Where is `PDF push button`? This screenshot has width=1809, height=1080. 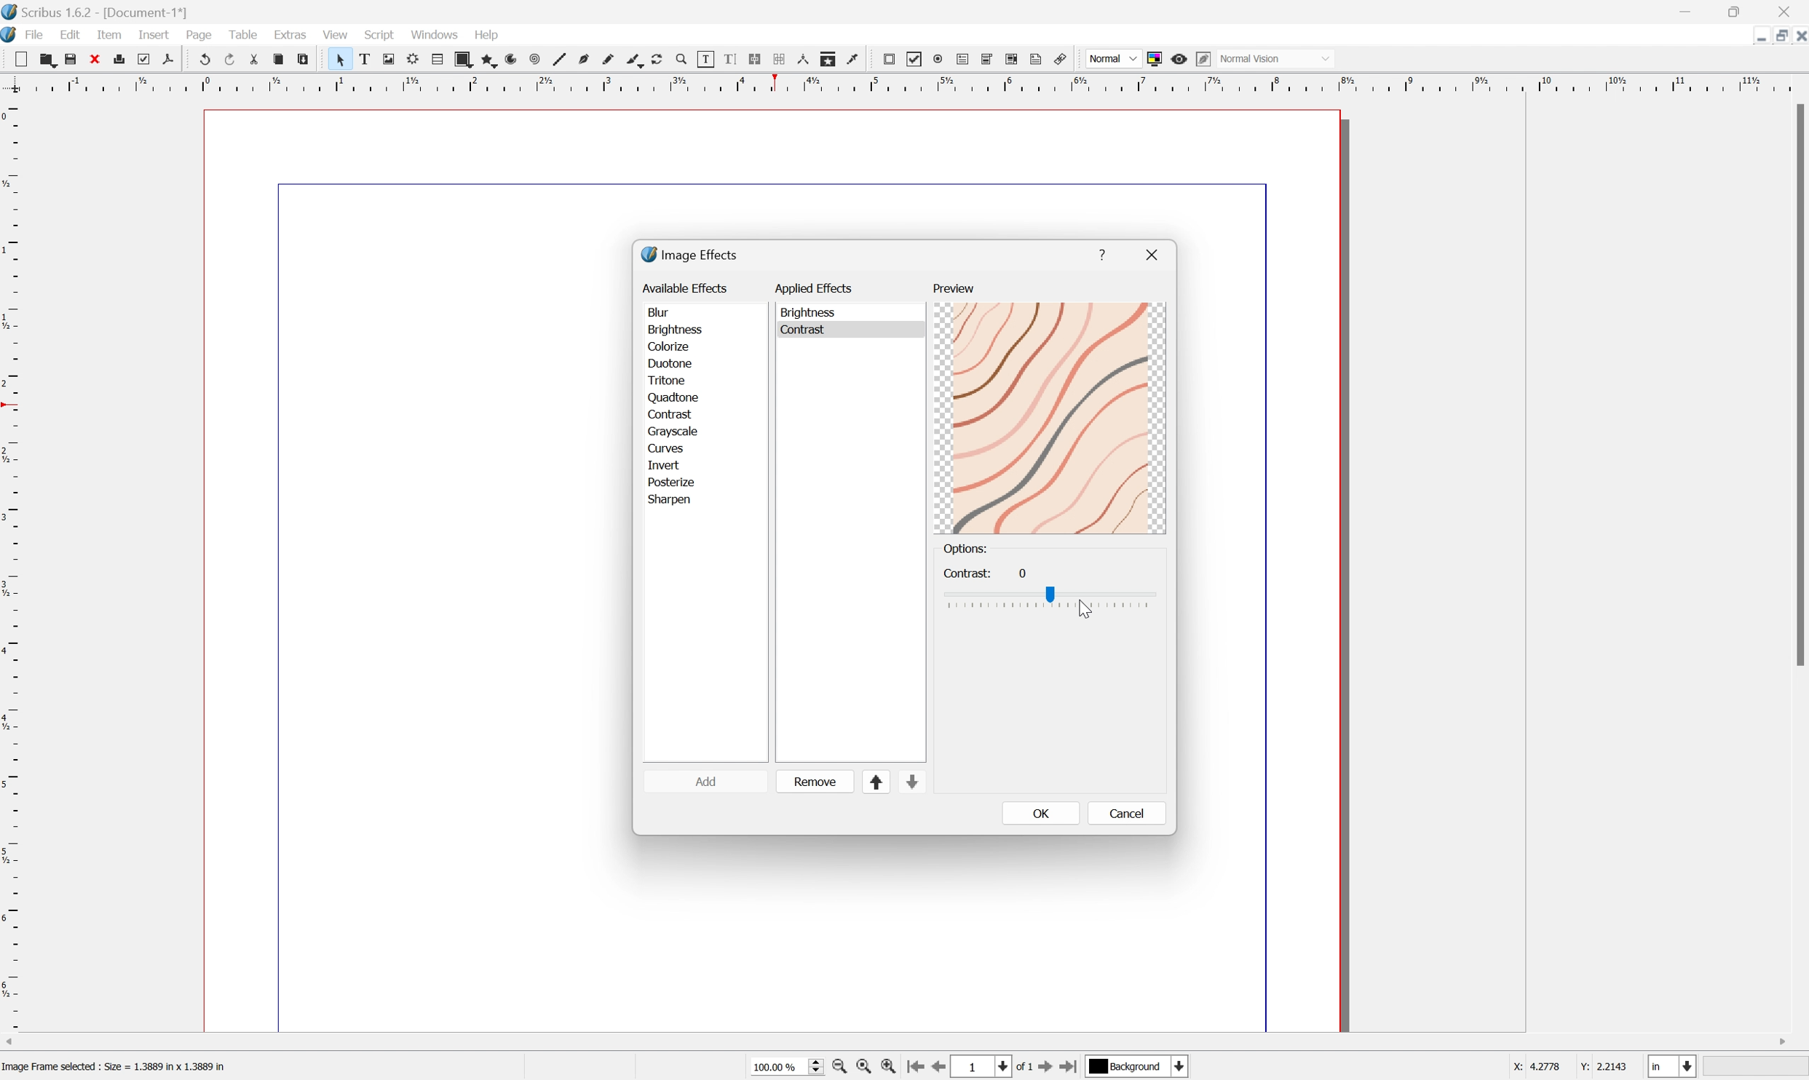 PDF push button is located at coordinates (891, 60).